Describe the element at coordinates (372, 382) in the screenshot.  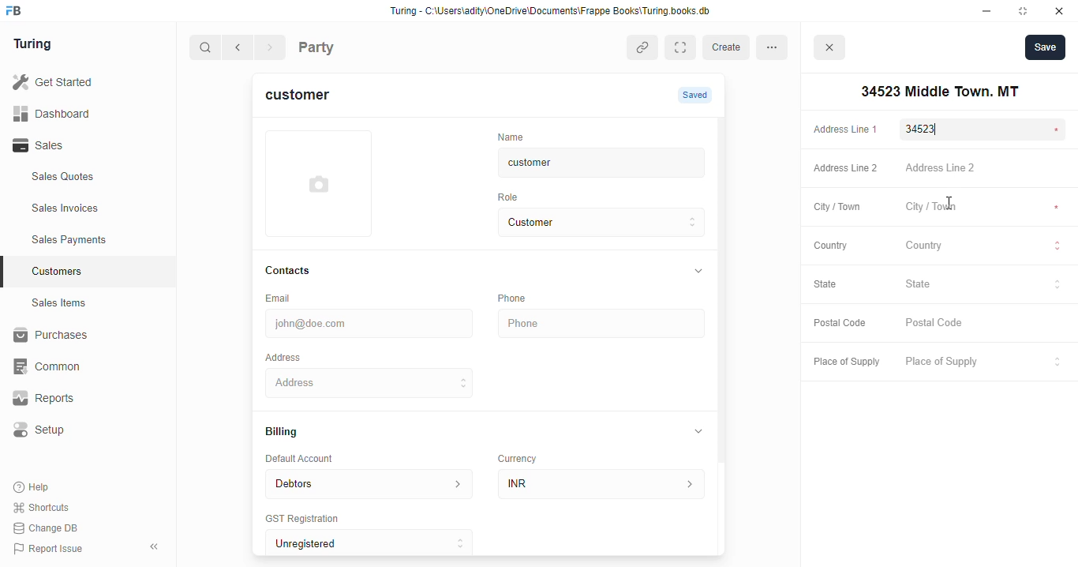
I see `34523 Middle Town. MT` at that location.